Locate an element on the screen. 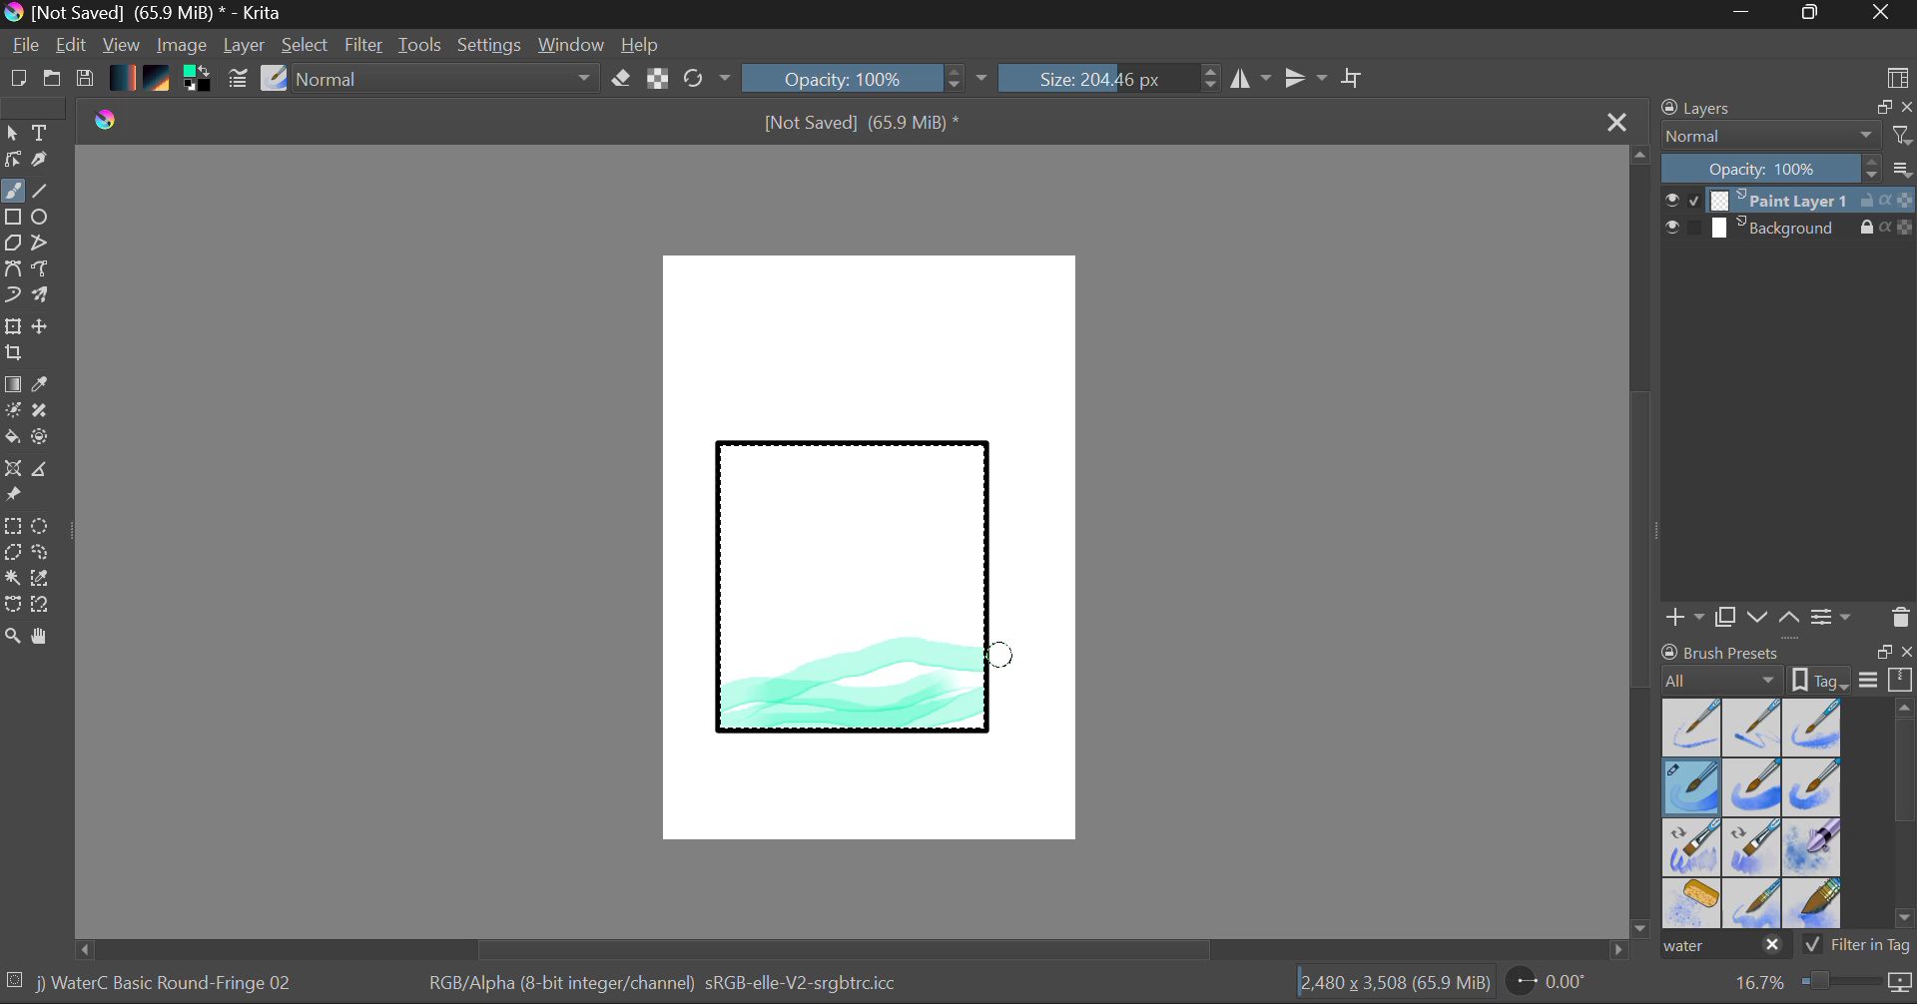  Save is located at coordinates (84, 80).